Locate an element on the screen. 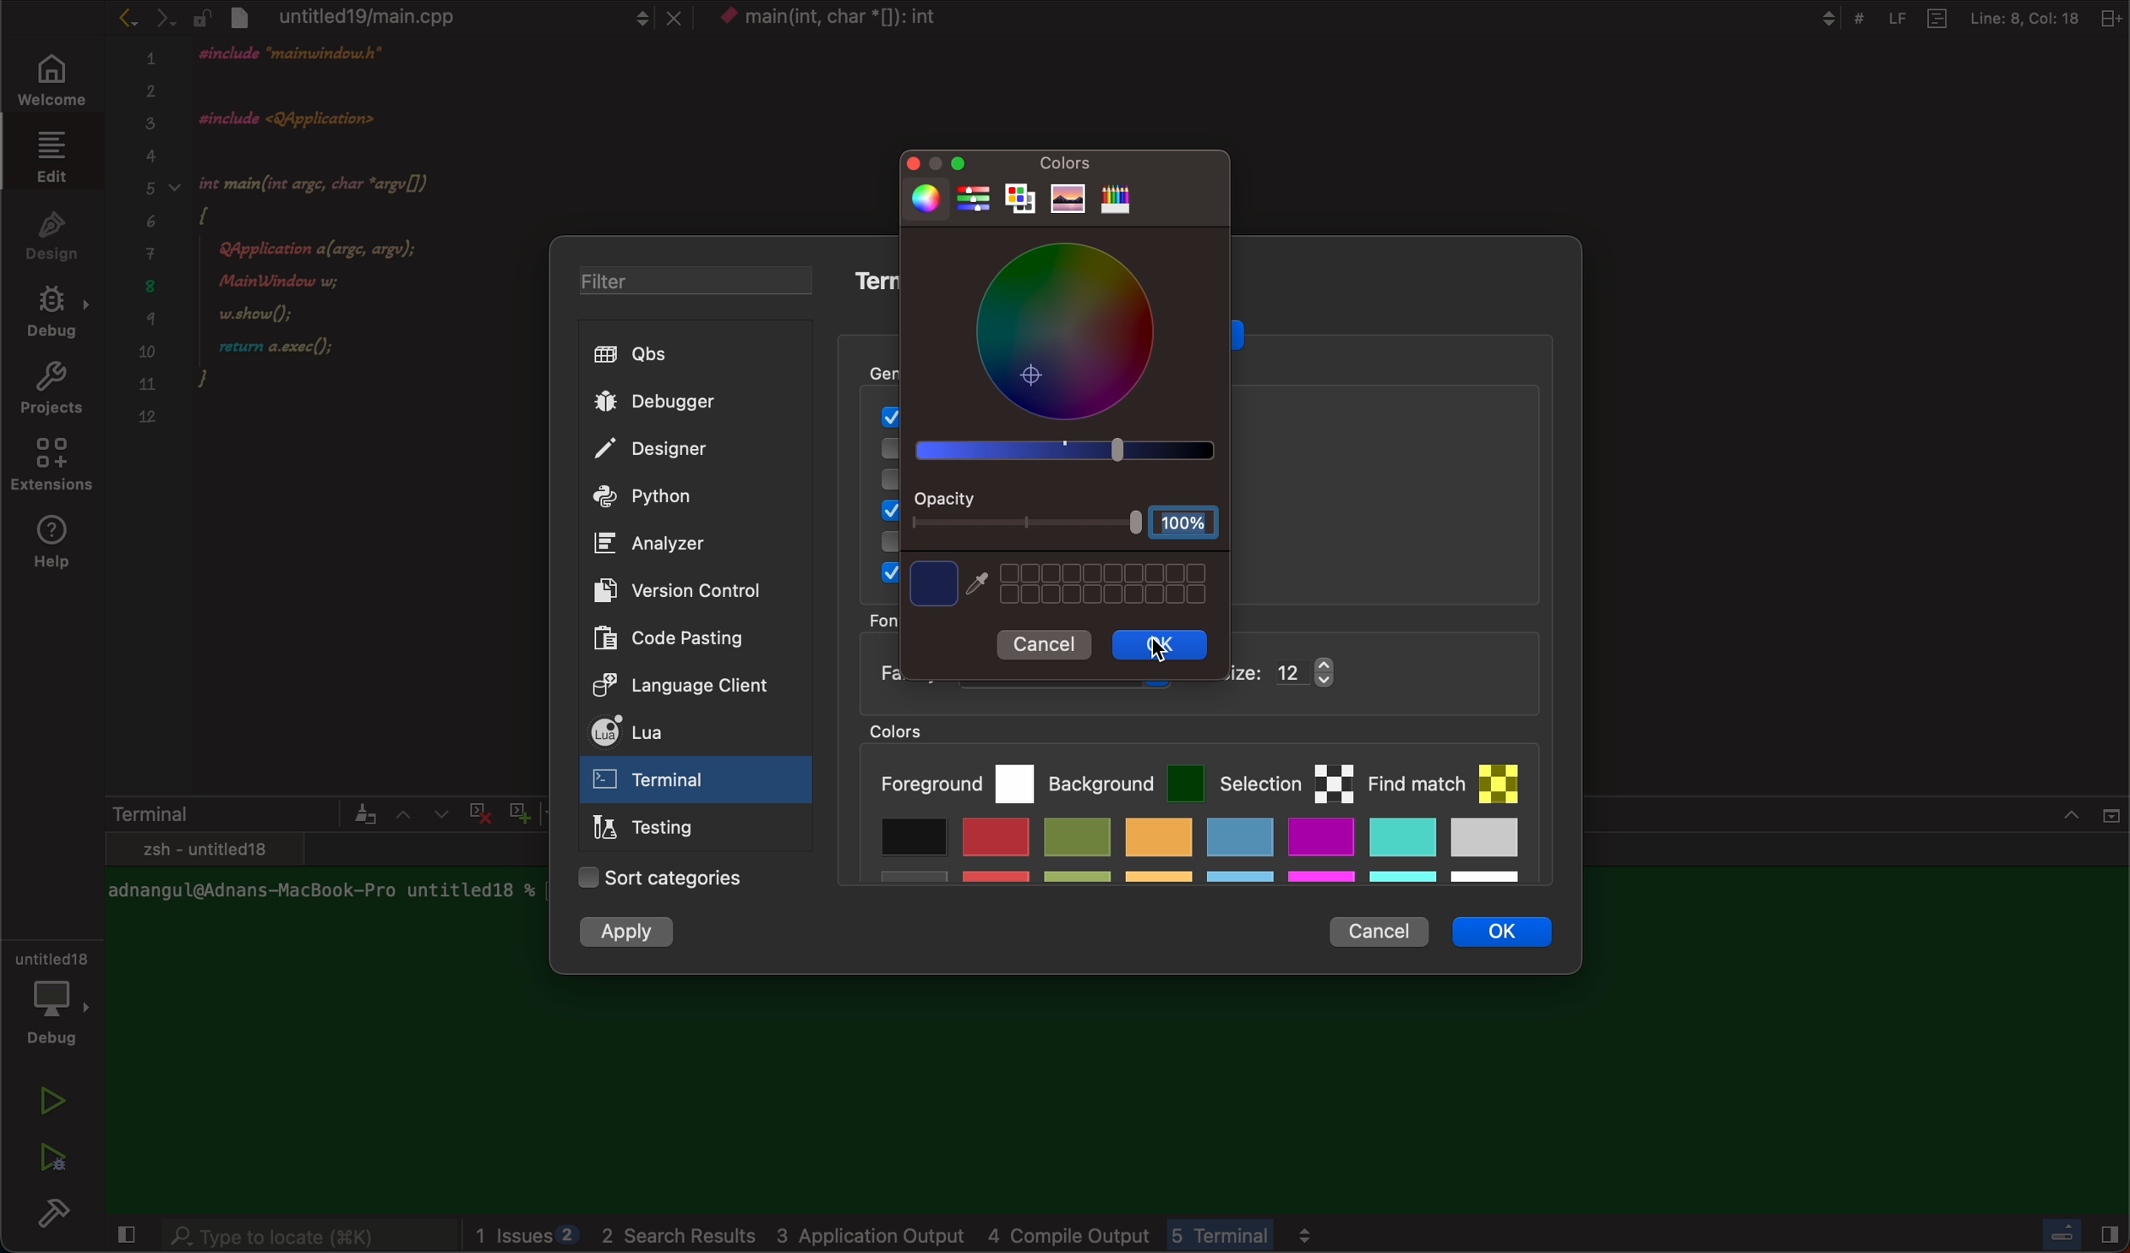 This screenshot has width=2130, height=1253. testing is located at coordinates (652, 830).